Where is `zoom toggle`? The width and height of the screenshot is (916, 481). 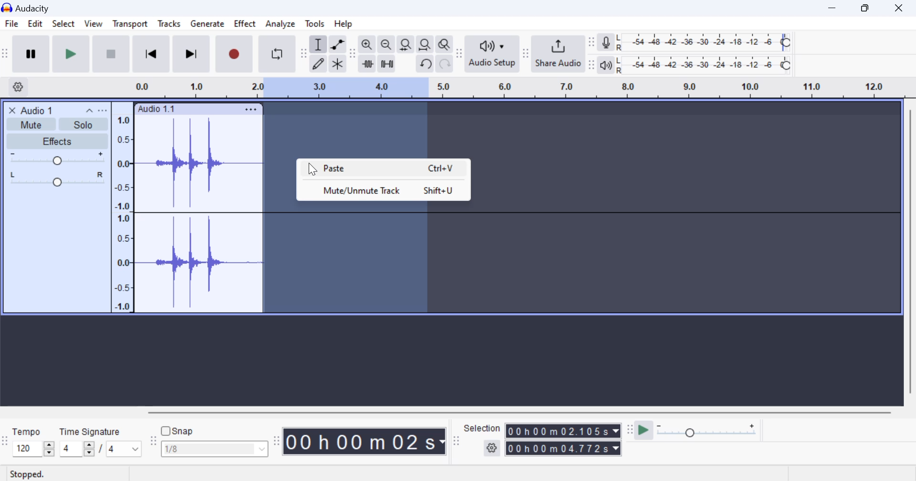 zoom toggle is located at coordinates (445, 45).